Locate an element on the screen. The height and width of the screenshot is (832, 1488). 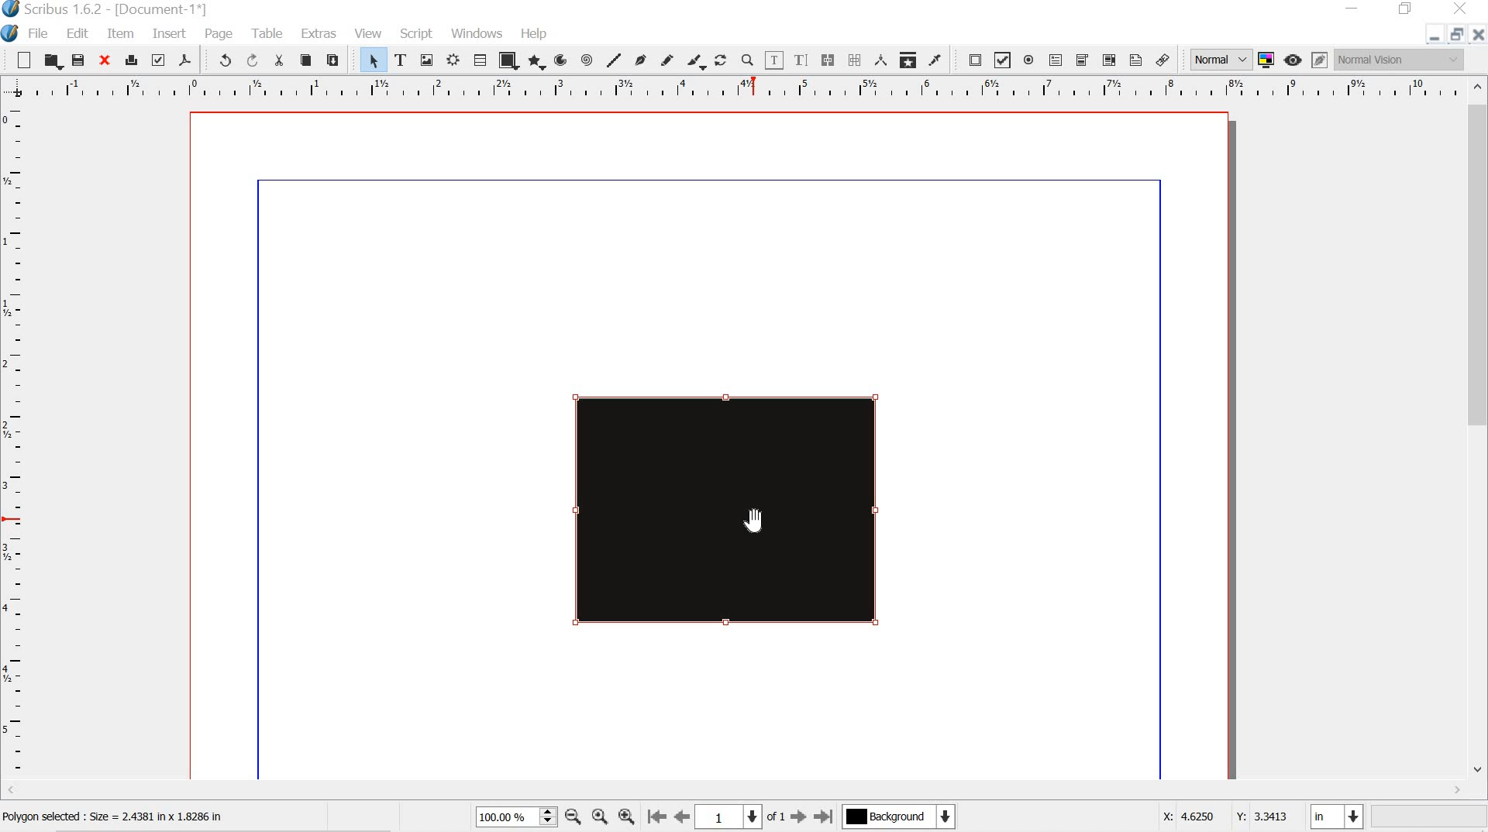
toggle color management system is located at coordinates (1268, 59).